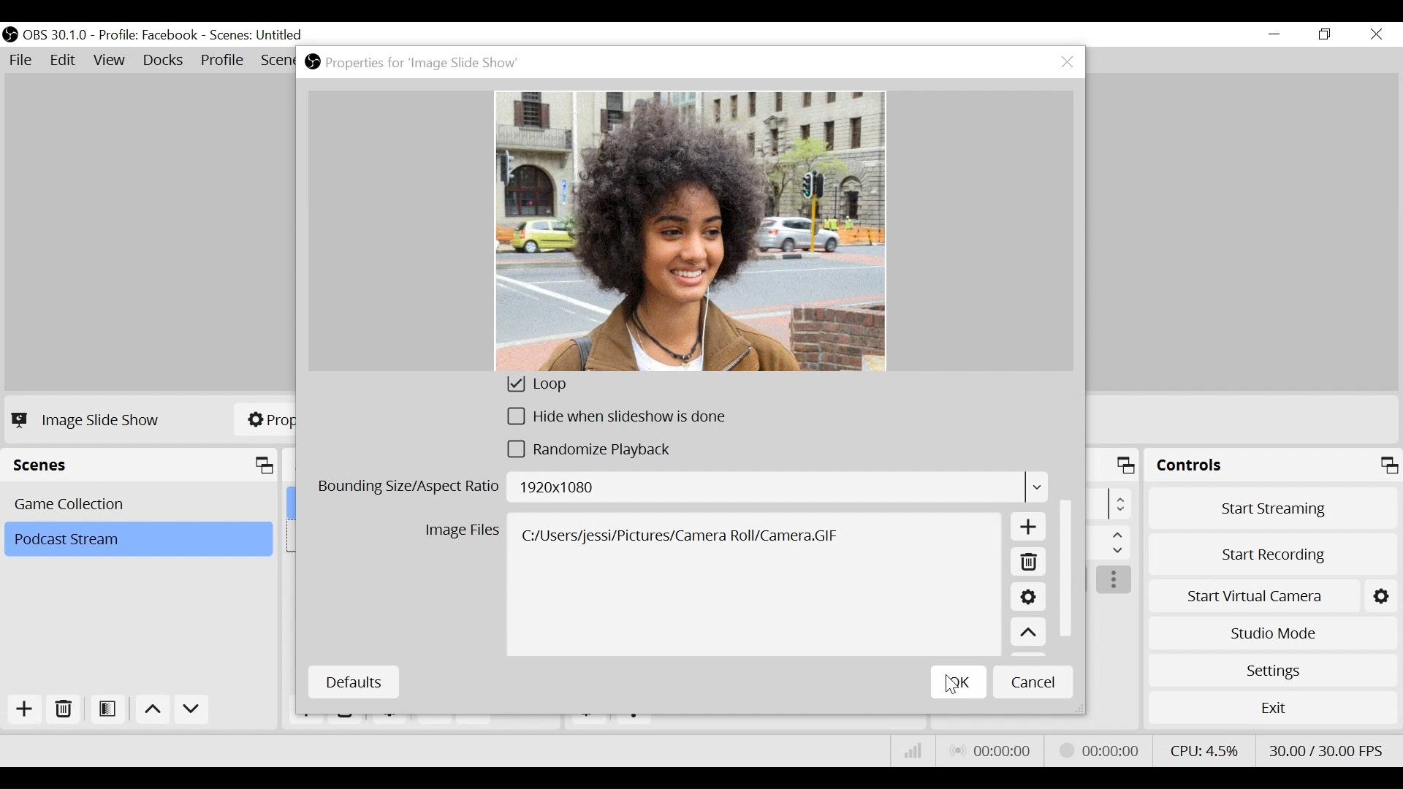 Image resolution: width=1403 pixels, height=789 pixels. I want to click on Exit, so click(1273, 711).